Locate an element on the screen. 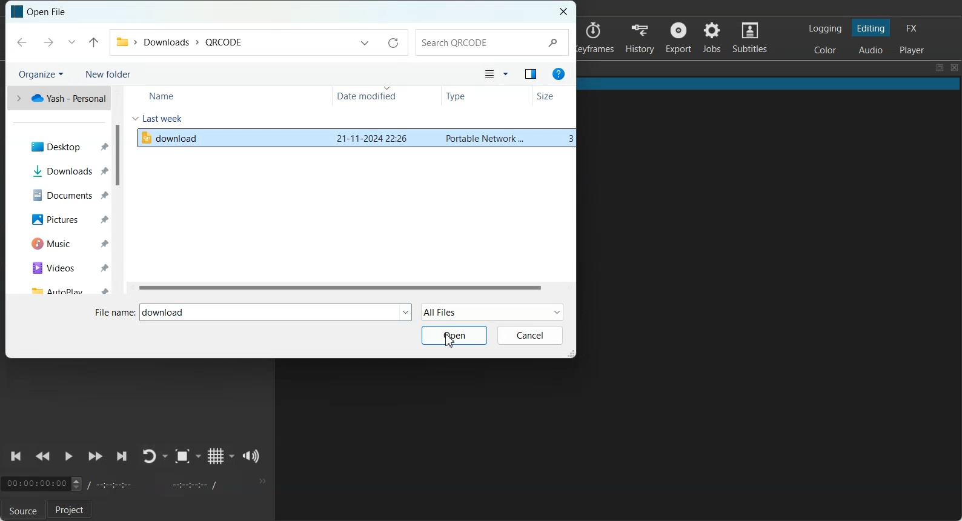 The width and height of the screenshot is (962, 521). Toggle Play or Pause is located at coordinates (67, 457).